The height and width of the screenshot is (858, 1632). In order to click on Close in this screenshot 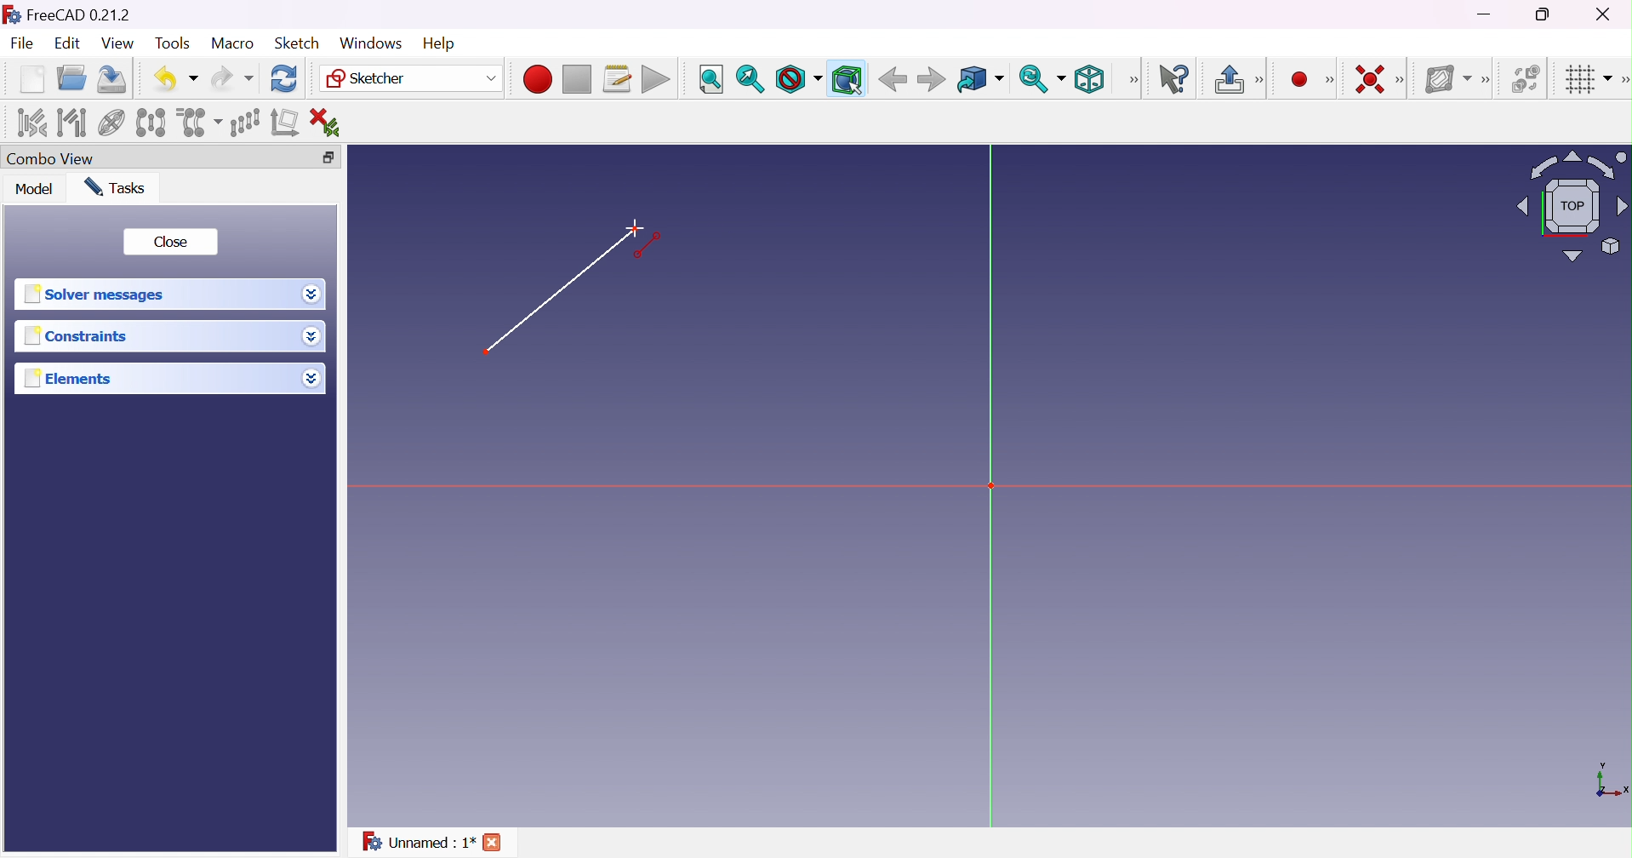, I will do `click(497, 843)`.